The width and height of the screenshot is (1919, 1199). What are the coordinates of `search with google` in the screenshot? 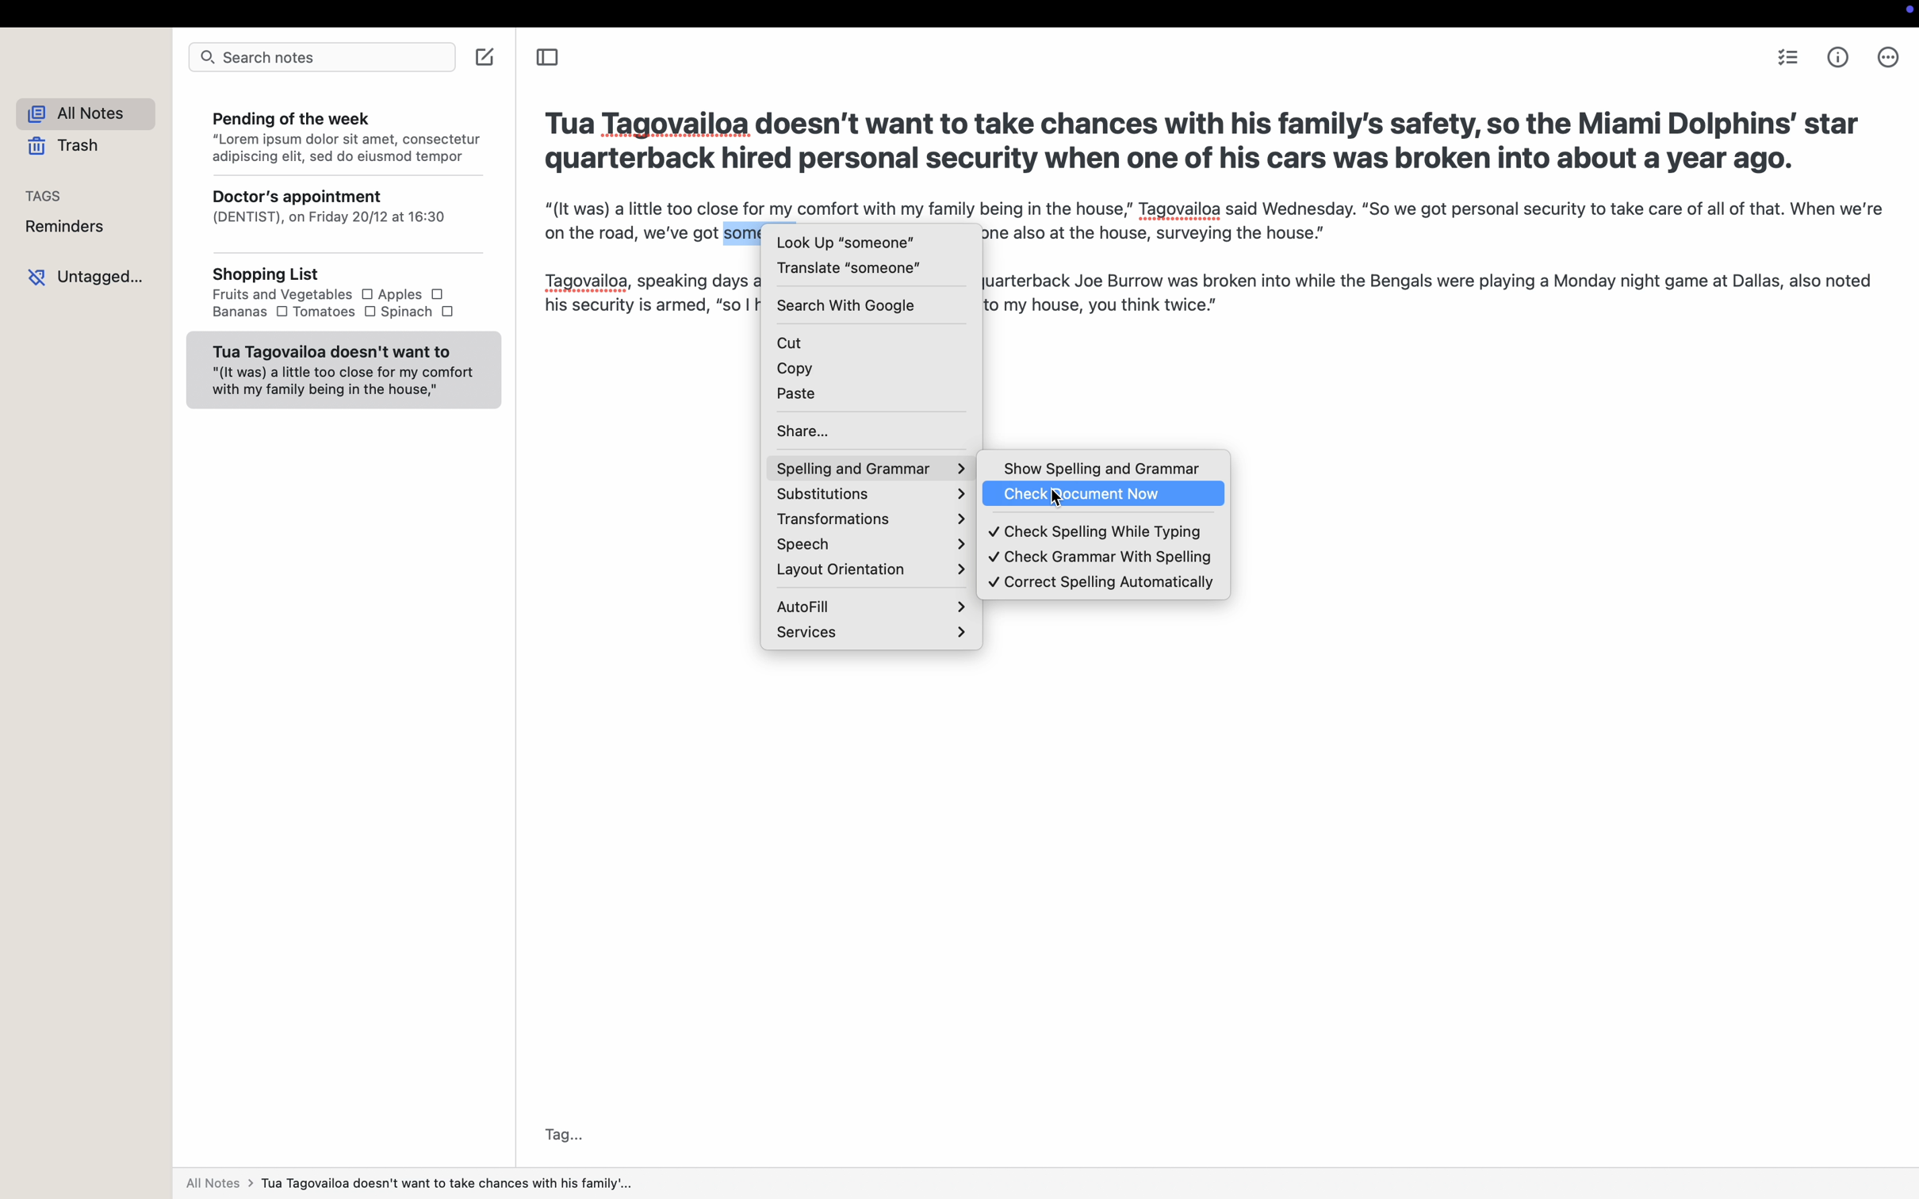 It's located at (846, 305).